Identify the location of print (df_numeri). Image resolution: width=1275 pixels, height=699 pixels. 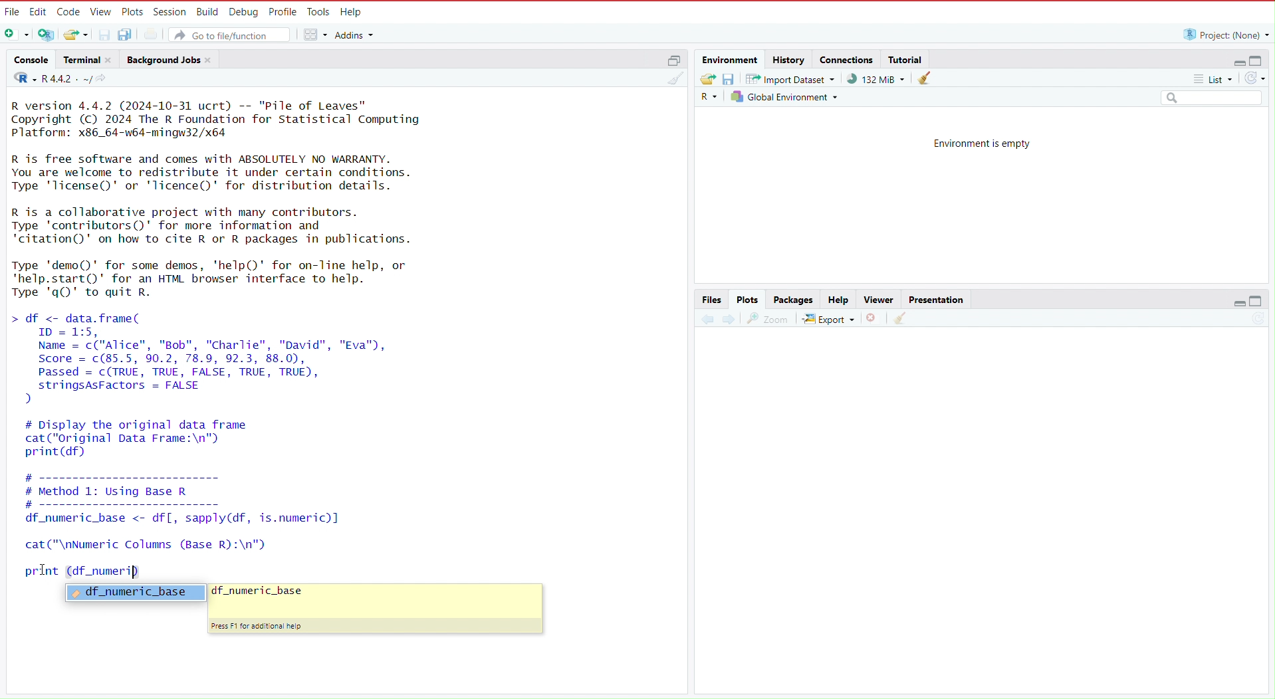
(78, 570).